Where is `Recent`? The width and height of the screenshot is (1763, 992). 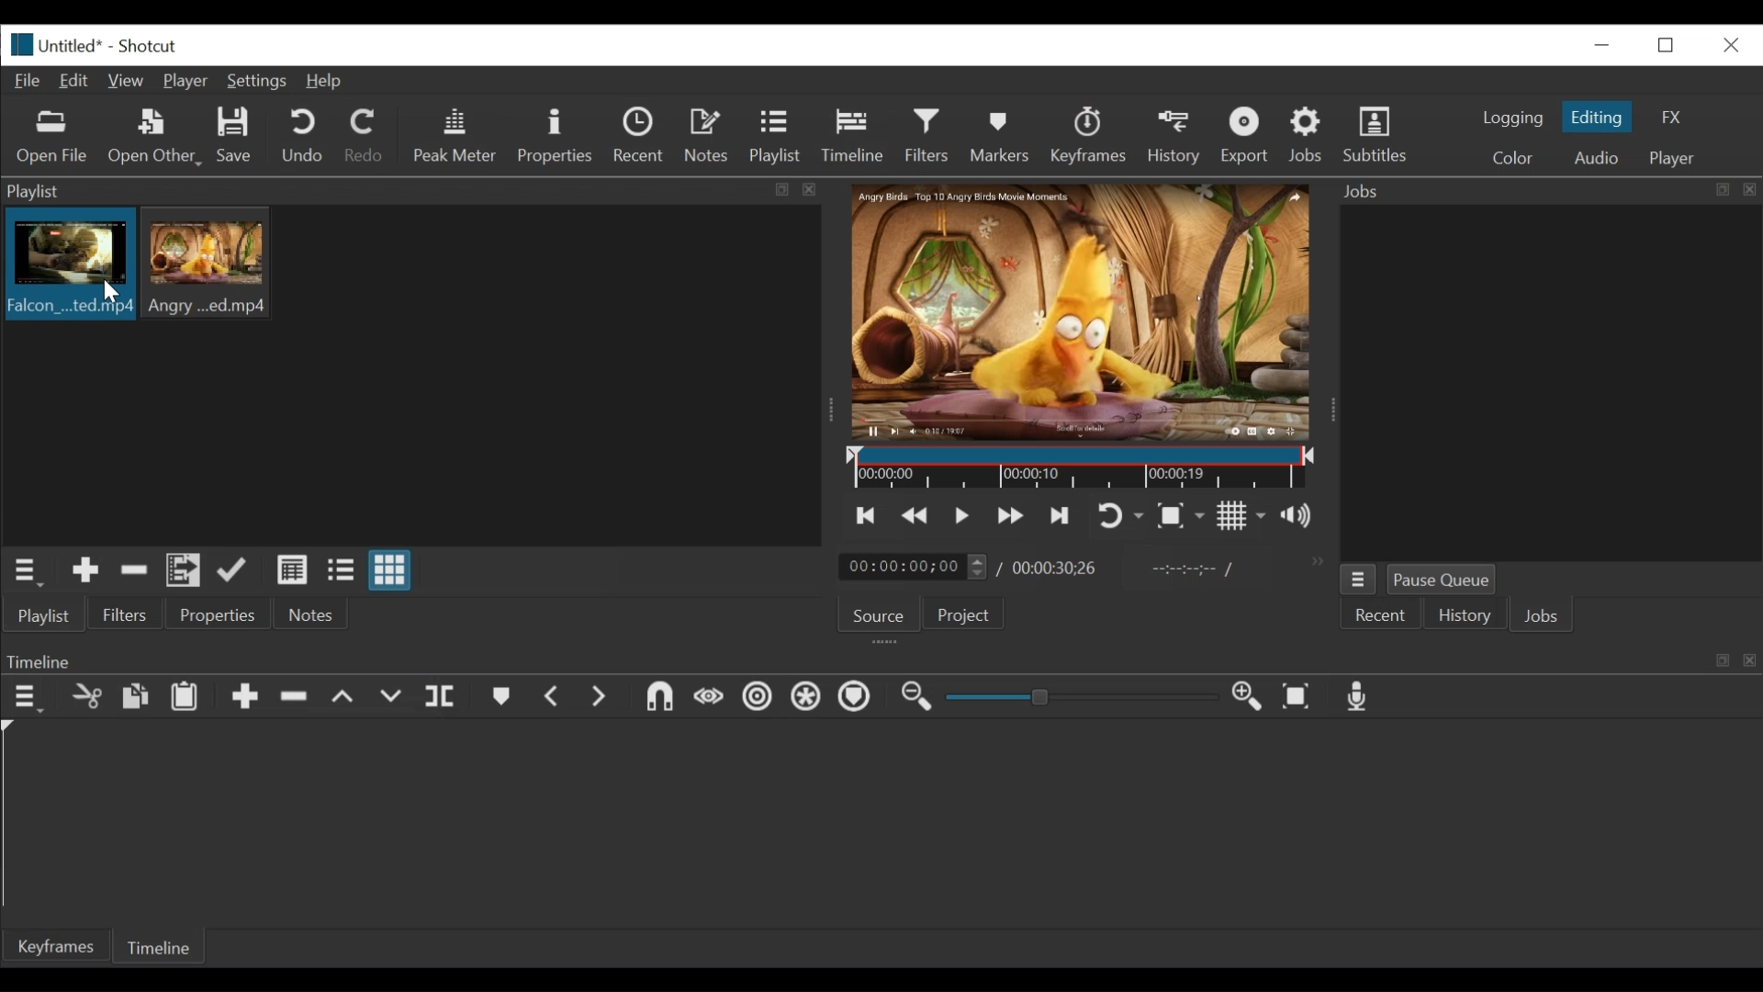 Recent is located at coordinates (643, 138).